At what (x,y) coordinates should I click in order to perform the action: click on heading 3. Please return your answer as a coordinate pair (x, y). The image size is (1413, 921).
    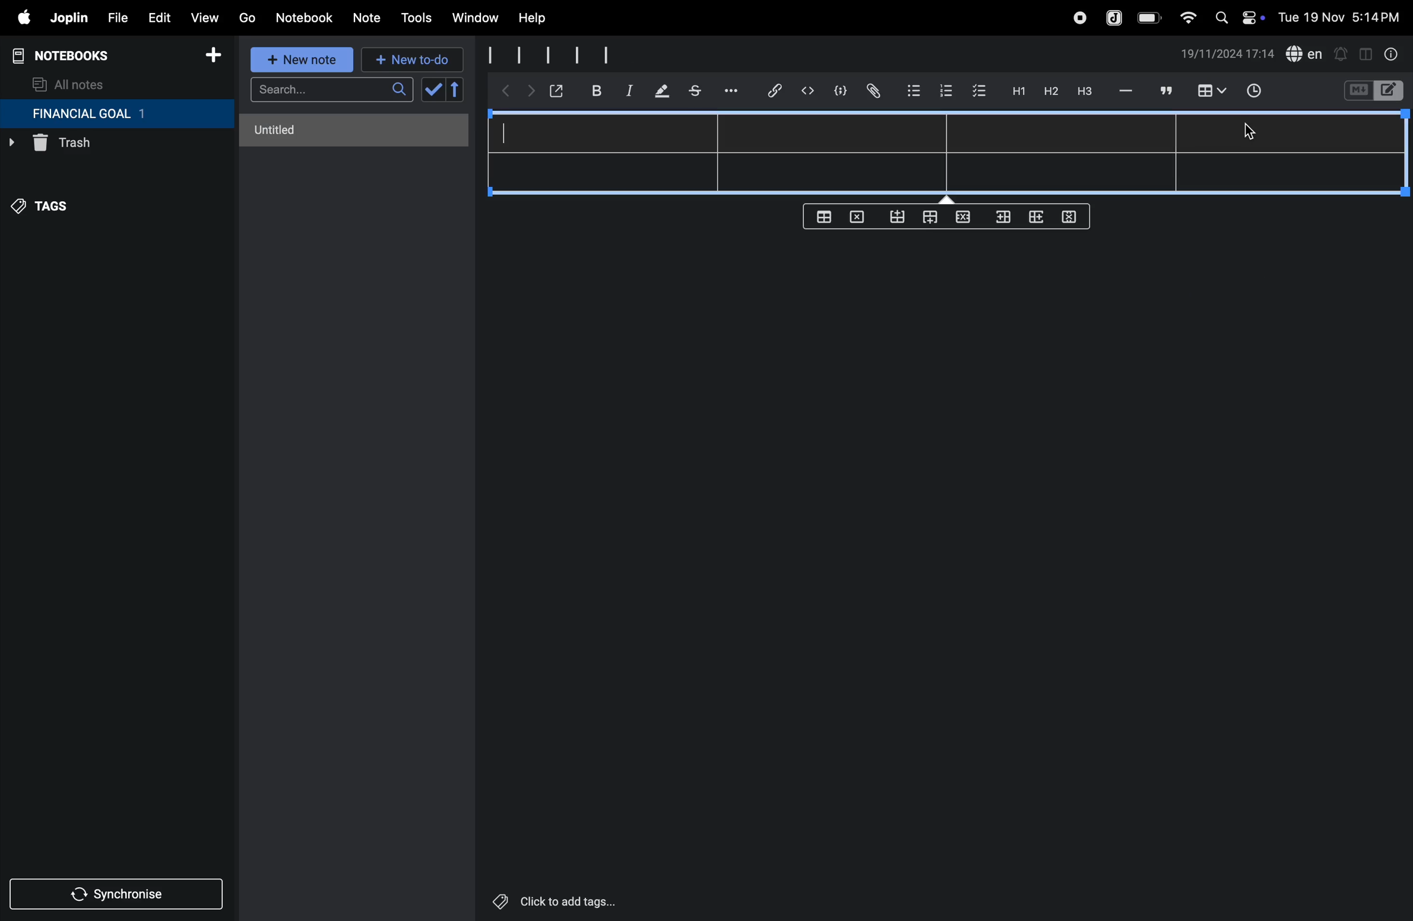
    Looking at the image, I should click on (1085, 91).